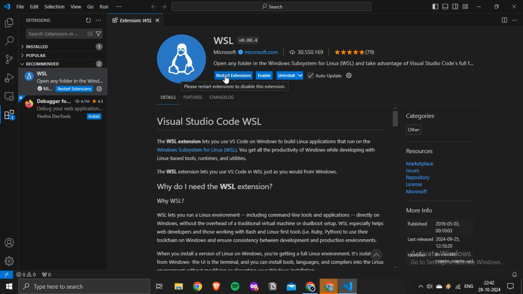  What do you see at coordinates (355, 52) in the screenshot?
I see `(79)` at bounding box center [355, 52].